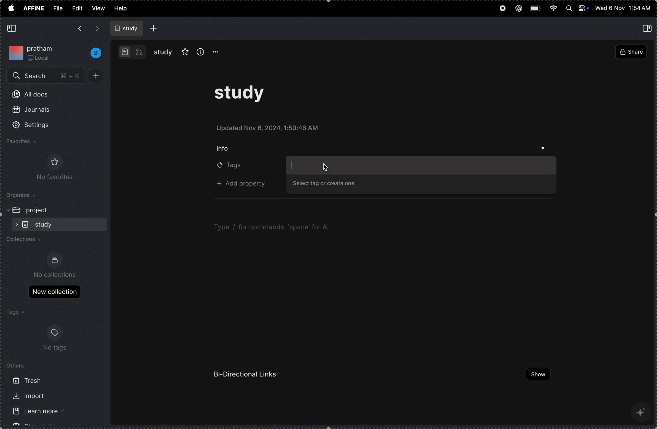 The image size is (657, 429). What do you see at coordinates (154, 28) in the screenshot?
I see `add file` at bounding box center [154, 28].